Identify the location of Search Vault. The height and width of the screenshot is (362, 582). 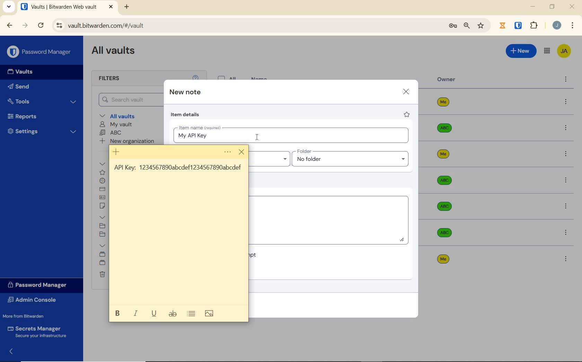
(130, 99).